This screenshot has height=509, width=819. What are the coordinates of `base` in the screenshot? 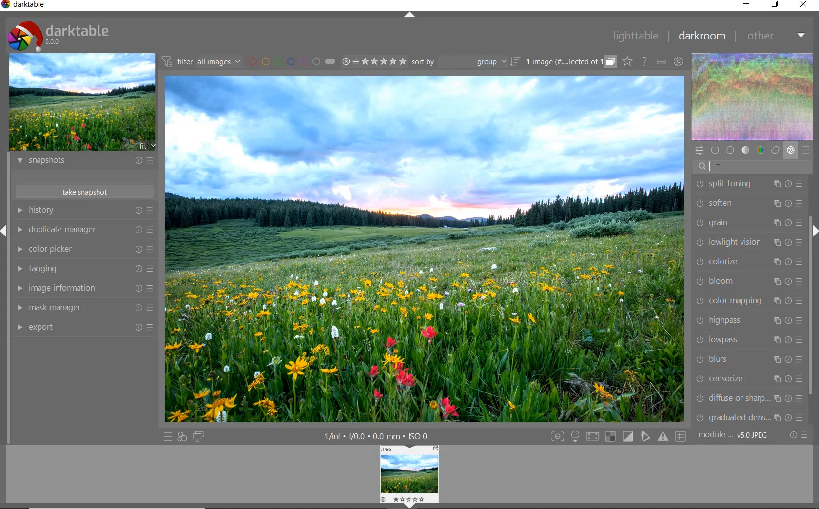 It's located at (730, 150).